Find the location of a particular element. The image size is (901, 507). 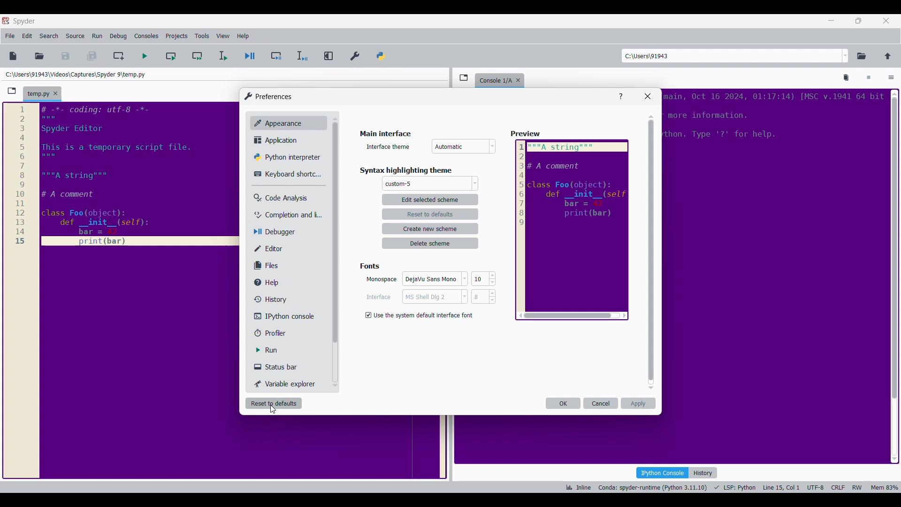

Preferences is located at coordinates (355, 56).